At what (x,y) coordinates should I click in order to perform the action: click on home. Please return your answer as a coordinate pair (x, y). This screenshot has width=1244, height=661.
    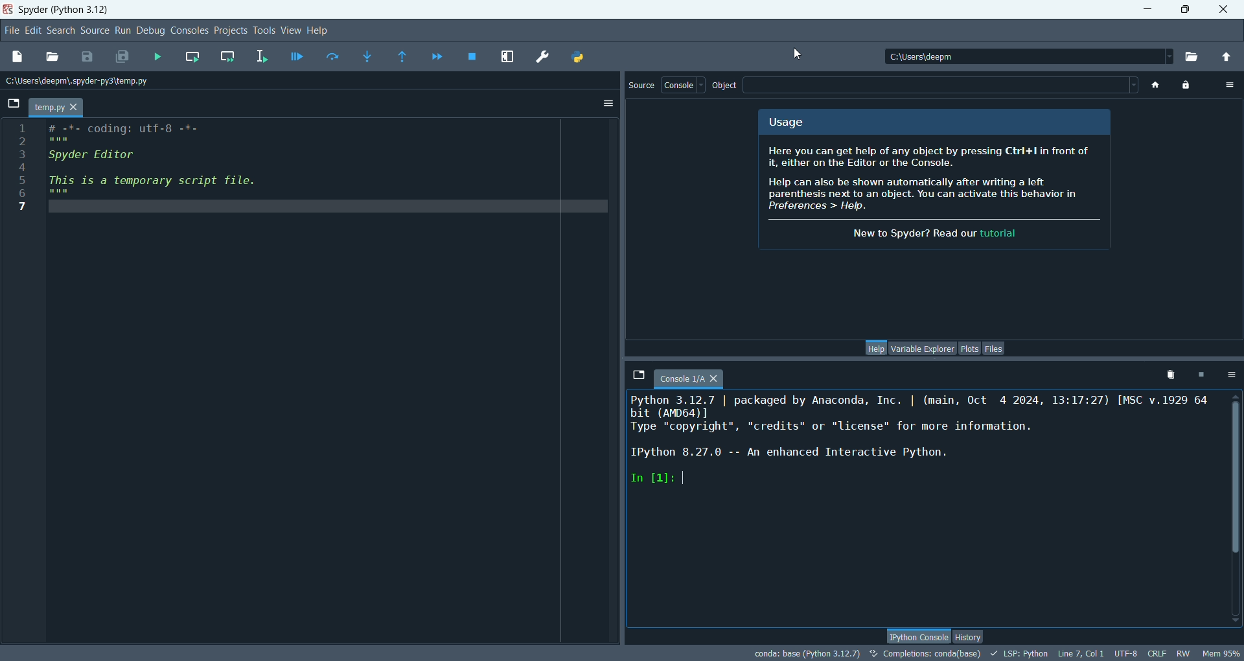
    Looking at the image, I should click on (1157, 87).